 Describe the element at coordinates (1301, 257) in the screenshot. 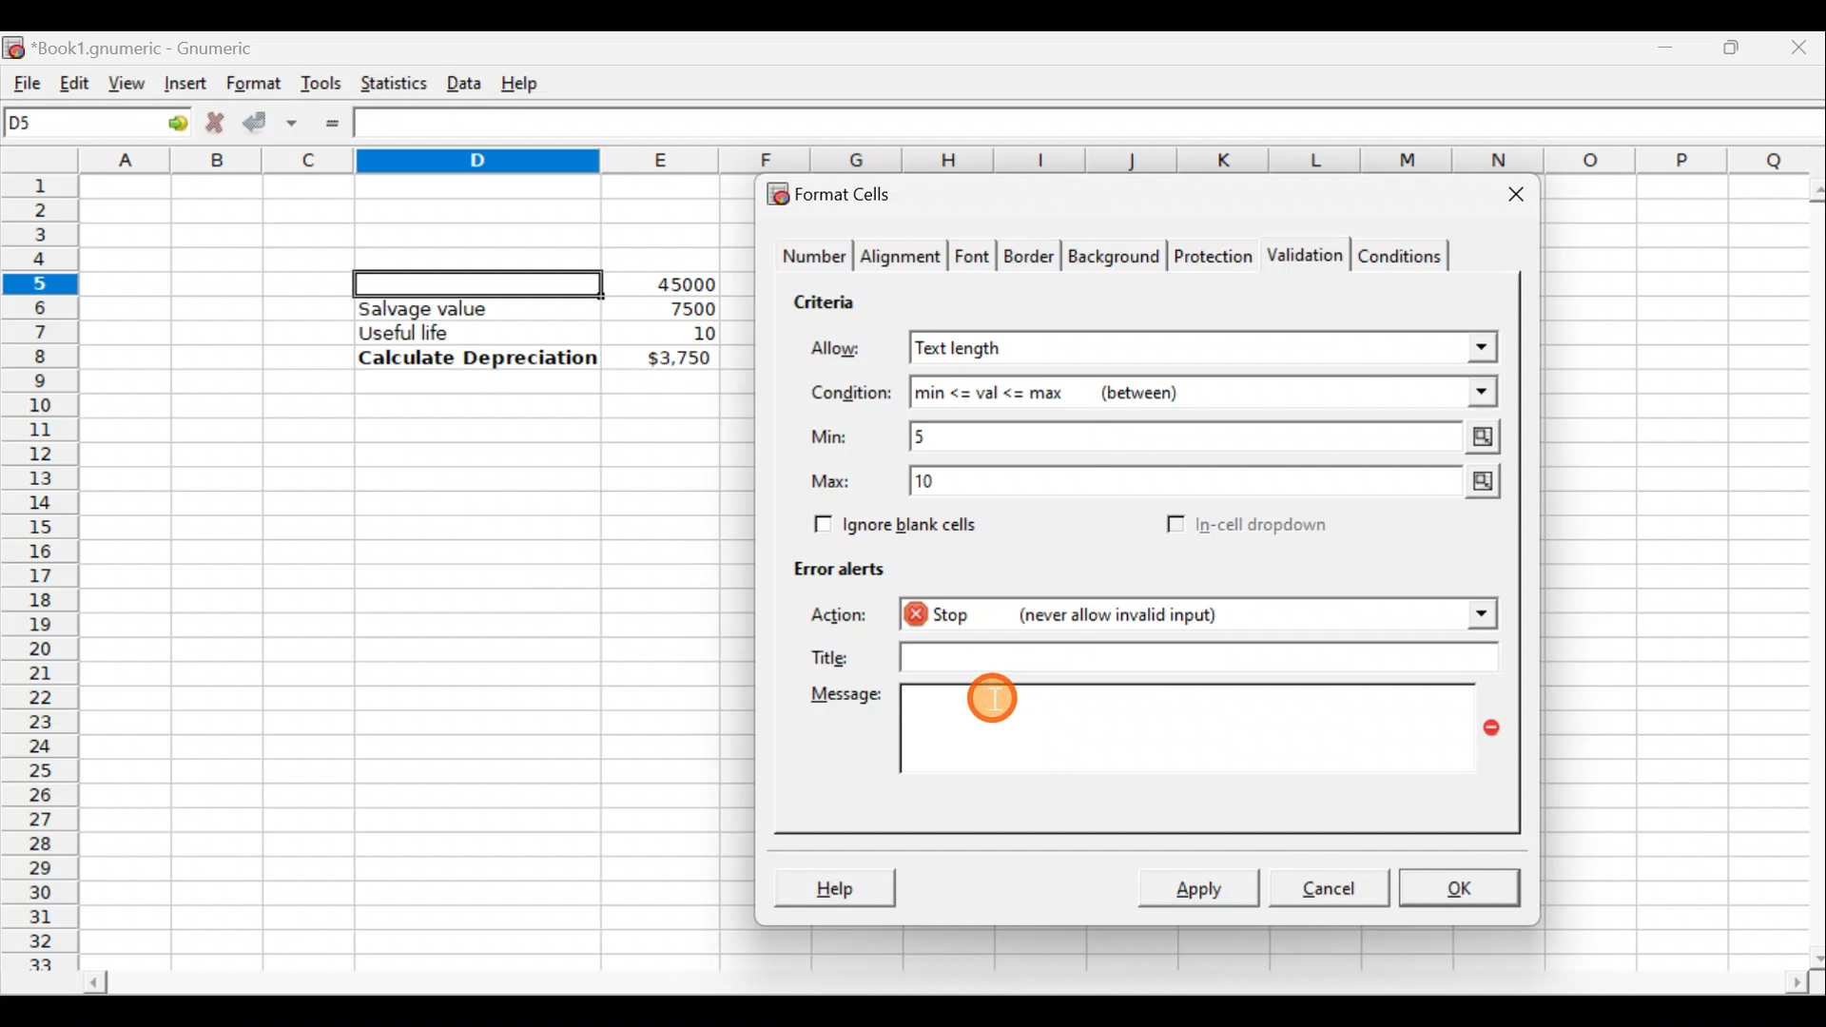

I see `Validation` at that location.